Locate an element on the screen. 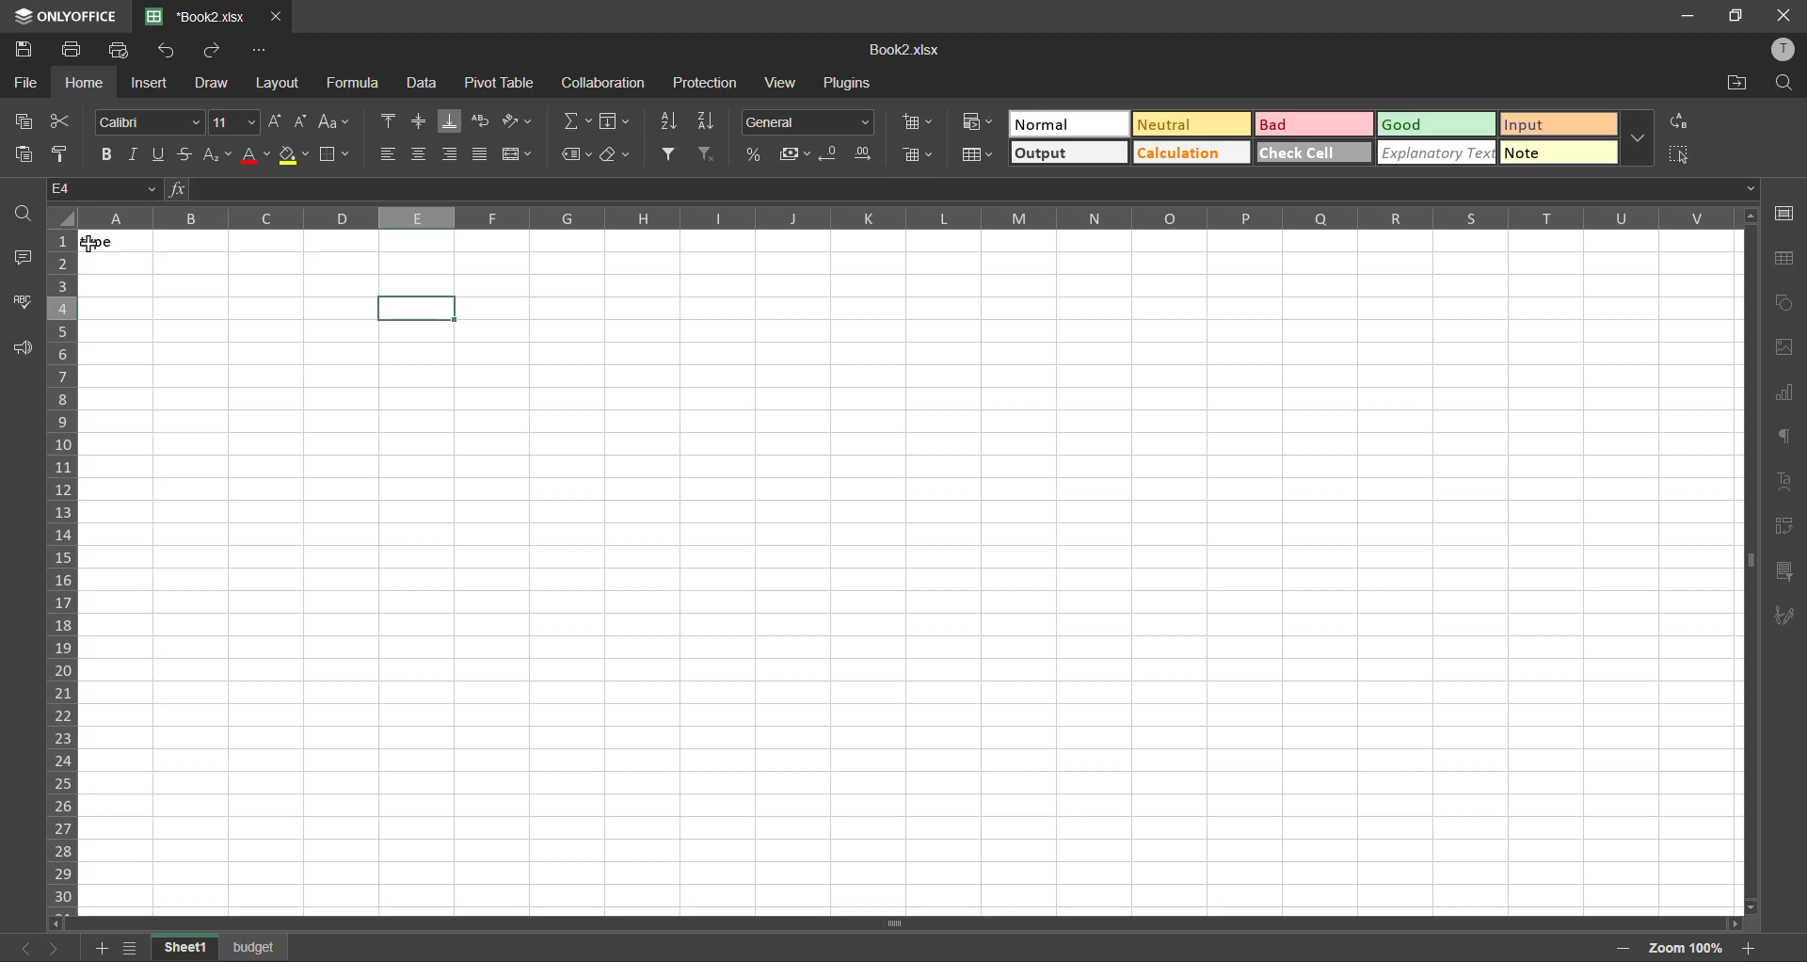  sort descending is located at coordinates (706, 120).